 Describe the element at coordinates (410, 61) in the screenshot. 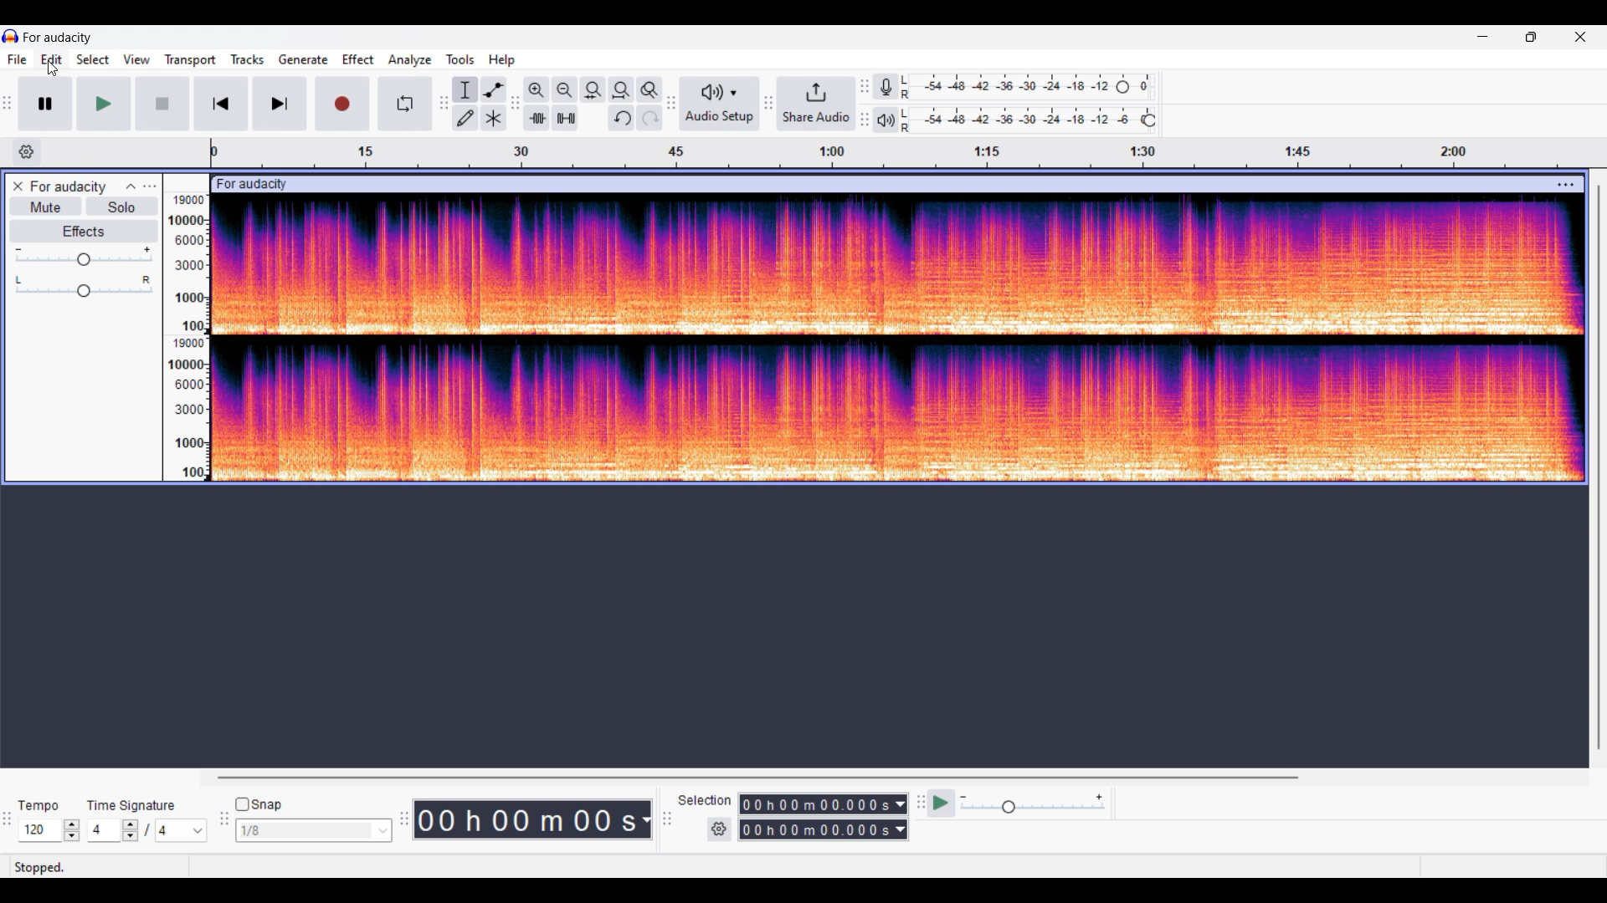

I see `Analyze menu` at that location.